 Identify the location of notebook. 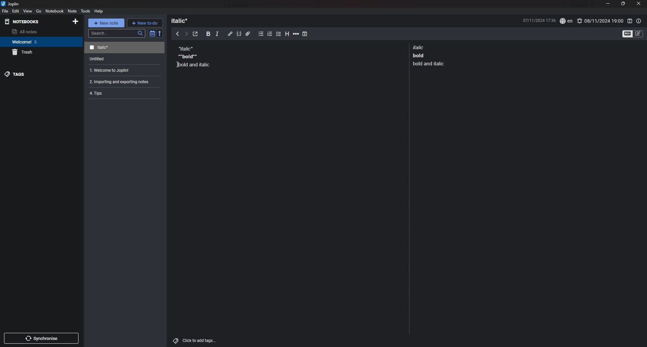
(40, 42).